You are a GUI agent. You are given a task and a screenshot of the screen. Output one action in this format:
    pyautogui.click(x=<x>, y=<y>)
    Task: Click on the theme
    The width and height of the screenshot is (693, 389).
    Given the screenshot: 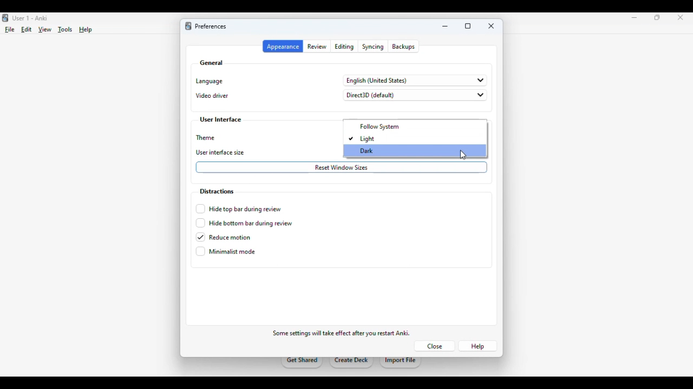 What is the action you would take?
    pyautogui.click(x=207, y=138)
    